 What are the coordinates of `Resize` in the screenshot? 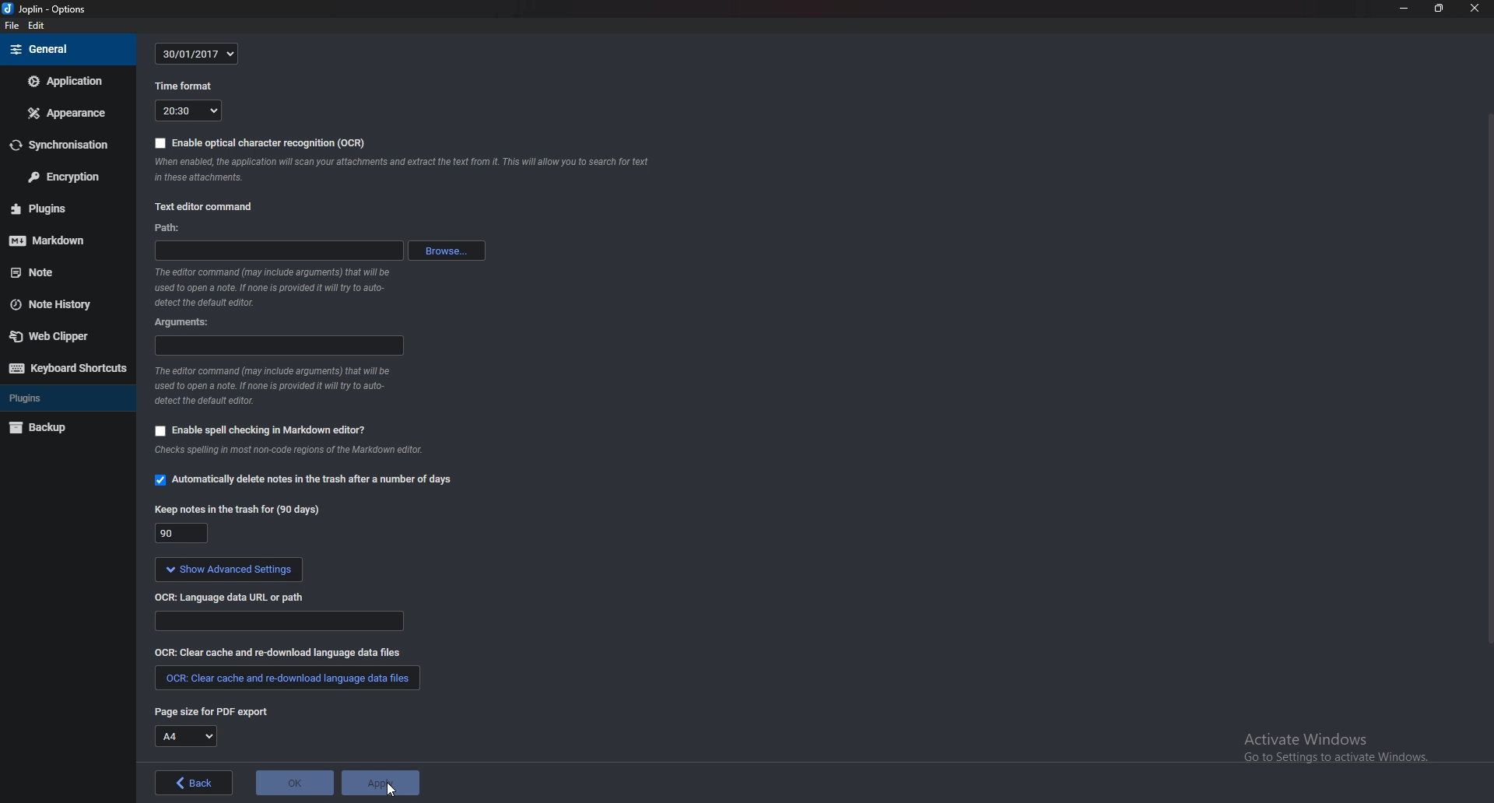 It's located at (1436, 9).